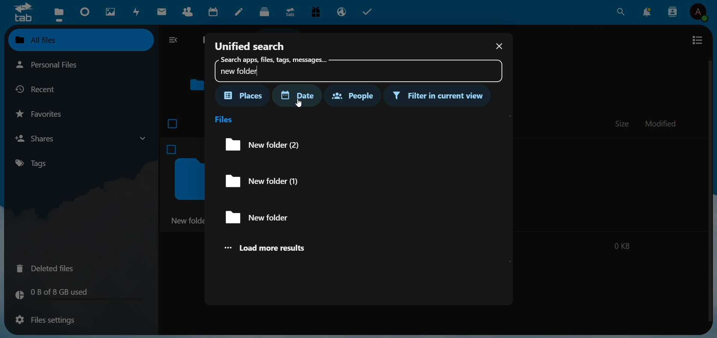 This screenshot has height=338, width=717. What do you see at coordinates (272, 182) in the screenshot?
I see `new folder 1` at bounding box center [272, 182].